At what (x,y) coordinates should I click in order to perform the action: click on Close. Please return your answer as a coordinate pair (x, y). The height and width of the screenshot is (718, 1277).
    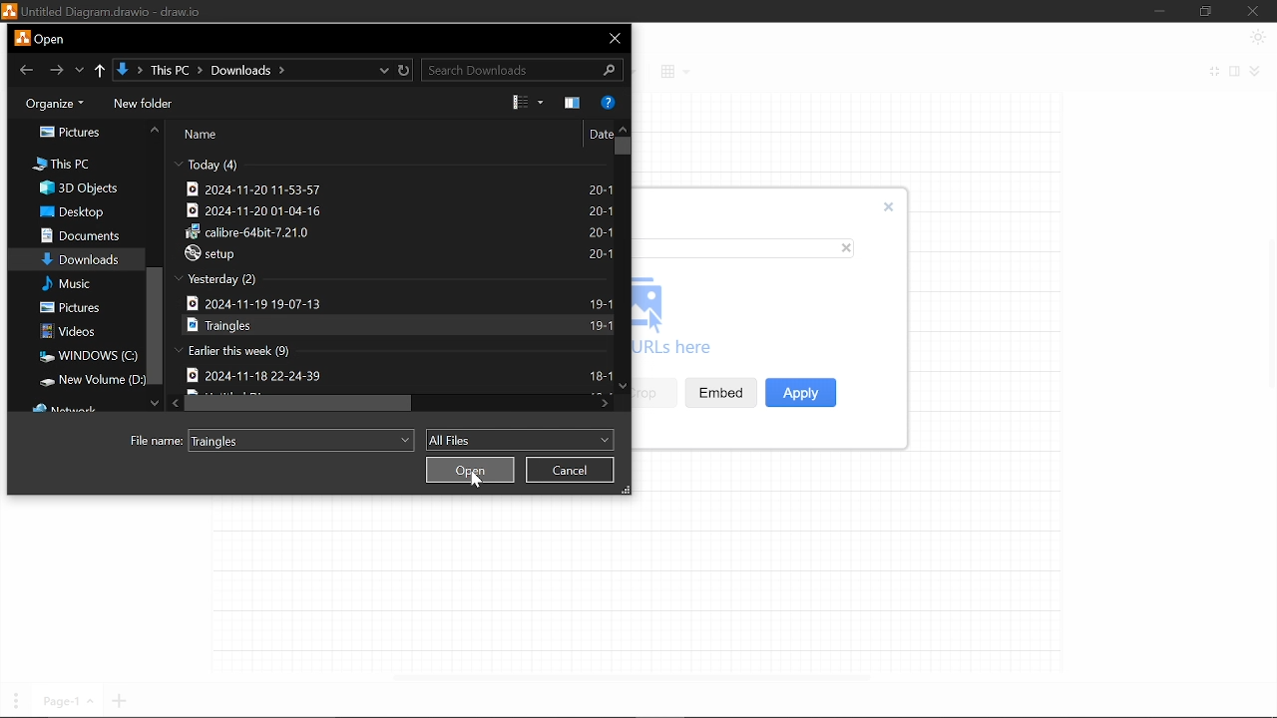
    Looking at the image, I should click on (615, 37).